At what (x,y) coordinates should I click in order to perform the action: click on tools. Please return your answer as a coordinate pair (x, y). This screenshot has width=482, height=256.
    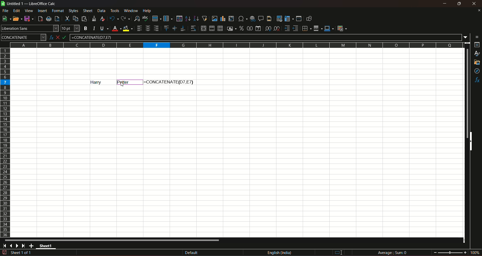
    Looking at the image, I should click on (115, 11).